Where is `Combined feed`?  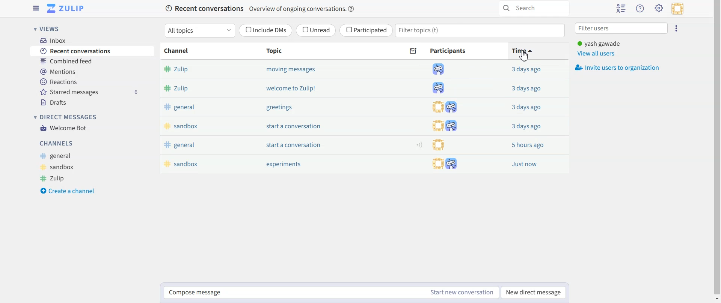
Combined feed is located at coordinates (92, 61).